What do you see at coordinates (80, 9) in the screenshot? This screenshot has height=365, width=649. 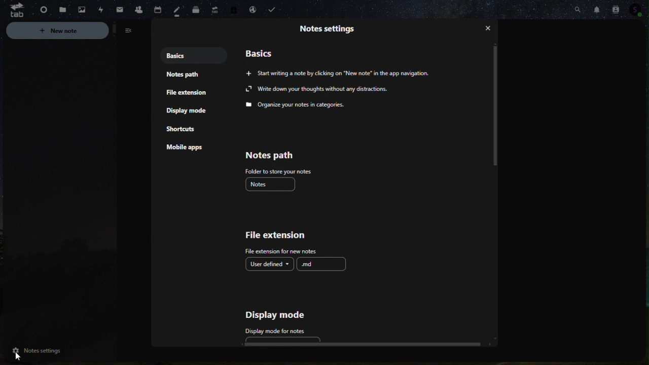 I see `pictures ` at bounding box center [80, 9].